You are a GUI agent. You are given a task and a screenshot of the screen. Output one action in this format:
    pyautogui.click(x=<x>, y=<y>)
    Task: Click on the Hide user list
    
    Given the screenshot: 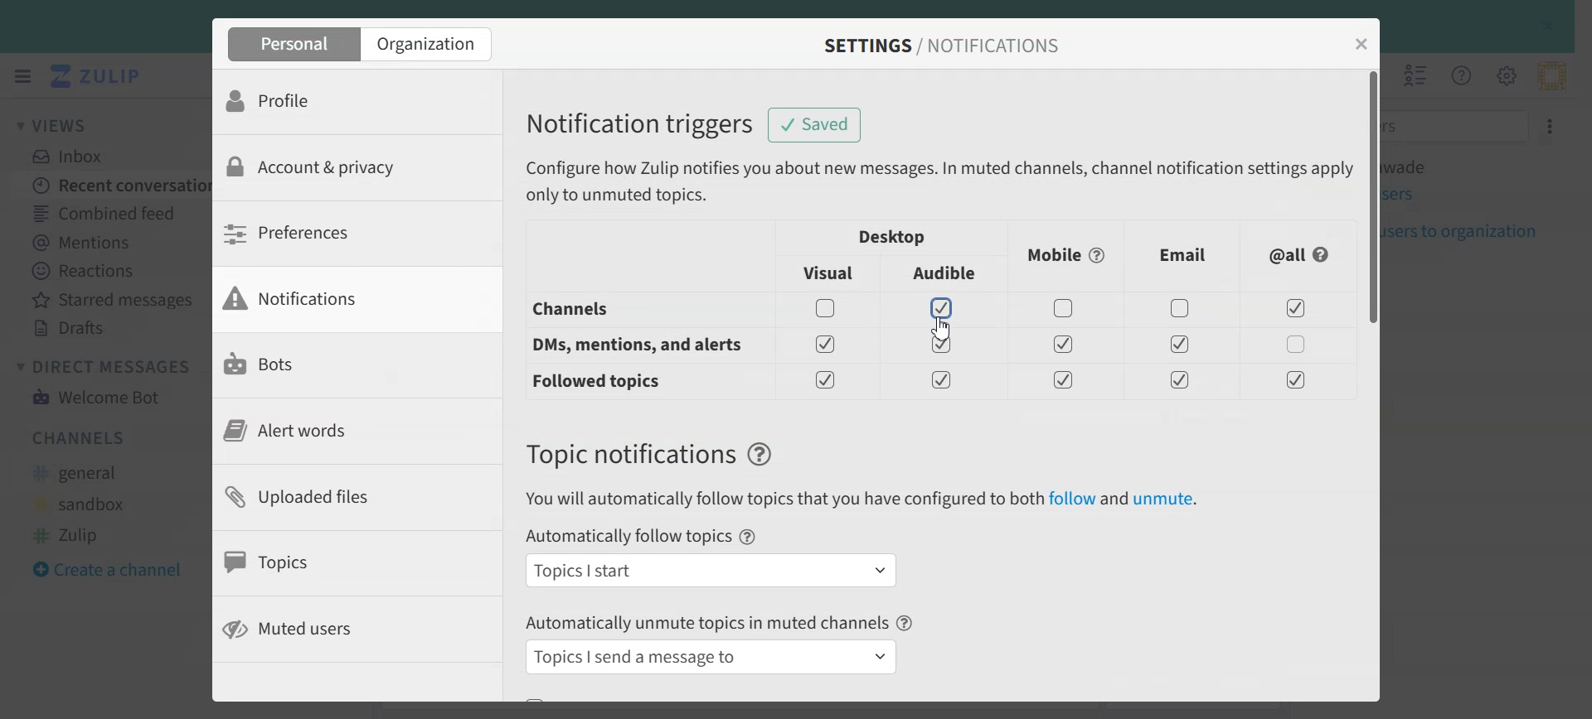 What is the action you would take?
    pyautogui.click(x=1416, y=75)
    